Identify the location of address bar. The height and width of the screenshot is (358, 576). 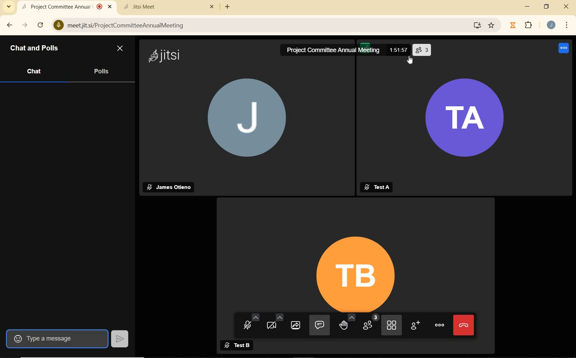
(267, 26).